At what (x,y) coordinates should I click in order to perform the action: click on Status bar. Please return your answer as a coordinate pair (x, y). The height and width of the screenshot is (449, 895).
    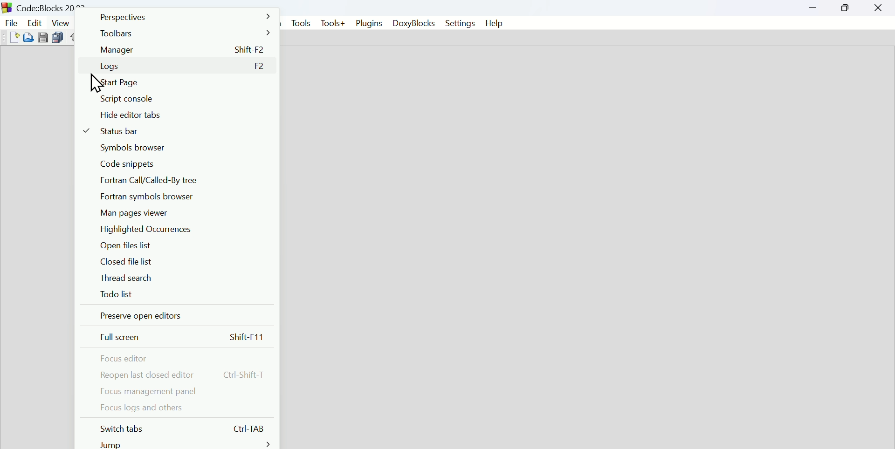
    Looking at the image, I should click on (114, 131).